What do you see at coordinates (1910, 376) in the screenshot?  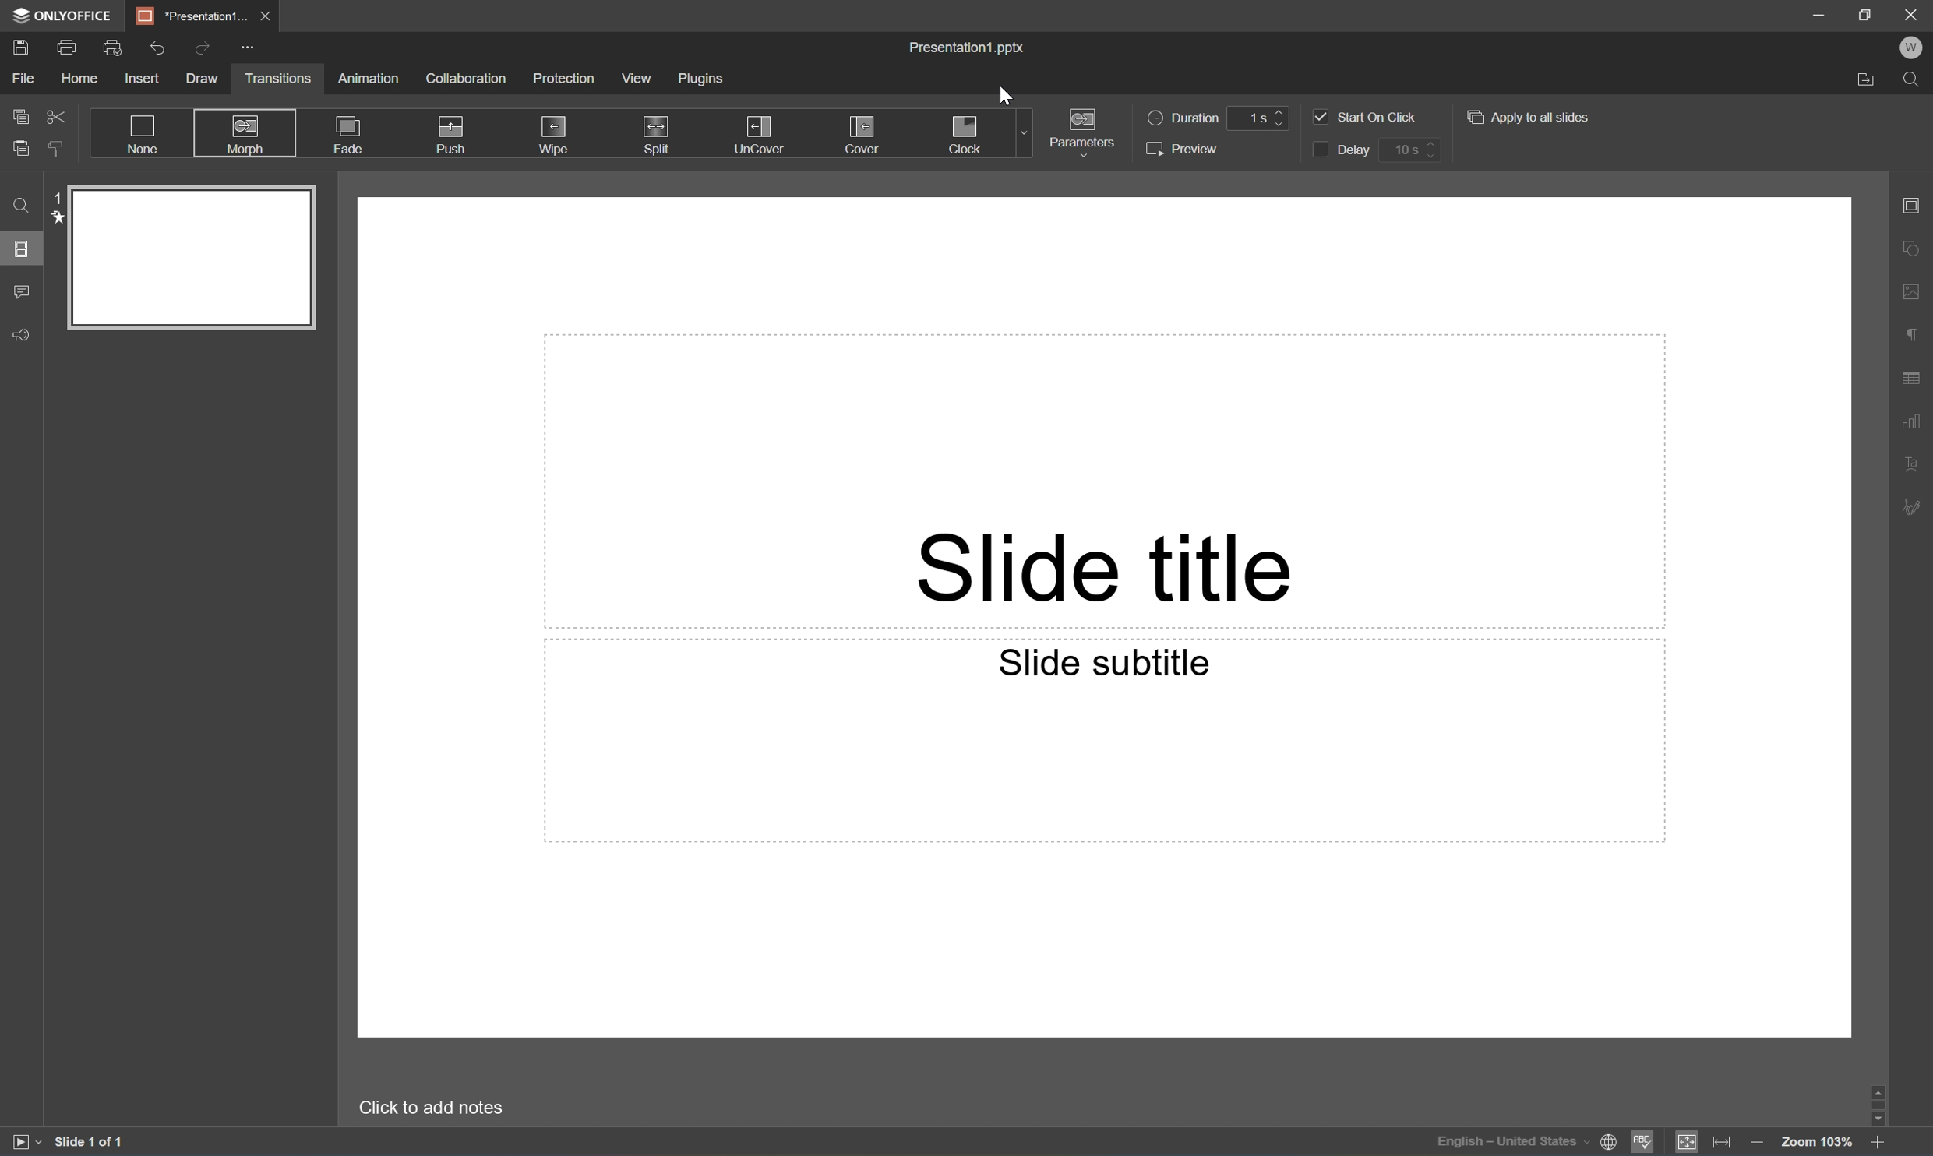 I see `Table settings` at bounding box center [1910, 376].